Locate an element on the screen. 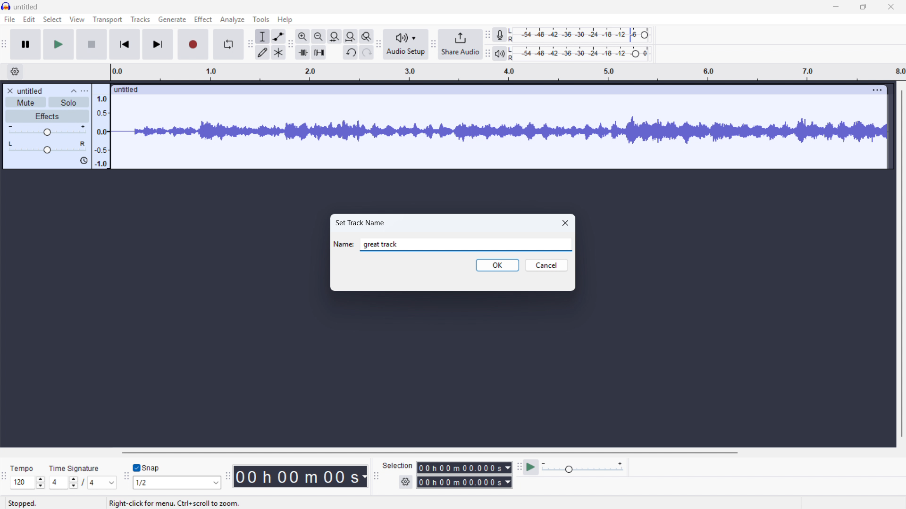 This screenshot has height=509, width=906. Recording level  is located at coordinates (582, 34).